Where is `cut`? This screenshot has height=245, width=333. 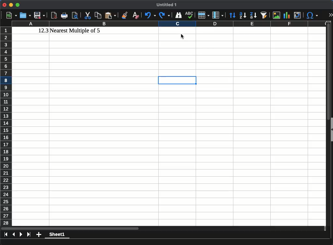
cut is located at coordinates (88, 15).